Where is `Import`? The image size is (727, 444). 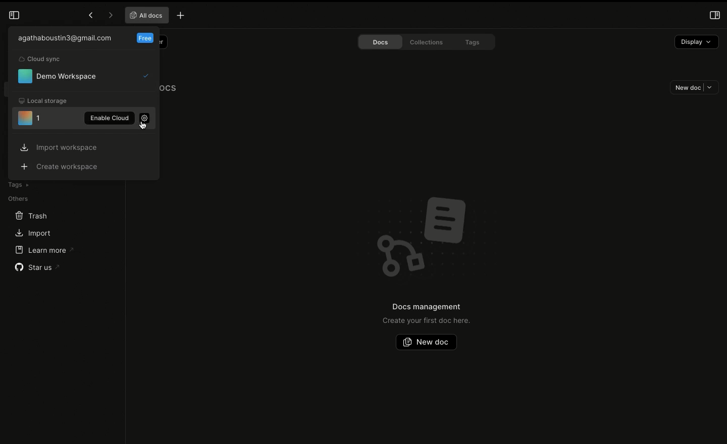
Import is located at coordinates (33, 234).